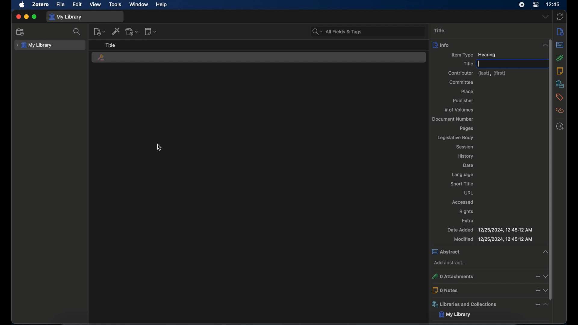 Image resolution: width=578 pixels, height=325 pixels. I want to click on tools, so click(115, 4).